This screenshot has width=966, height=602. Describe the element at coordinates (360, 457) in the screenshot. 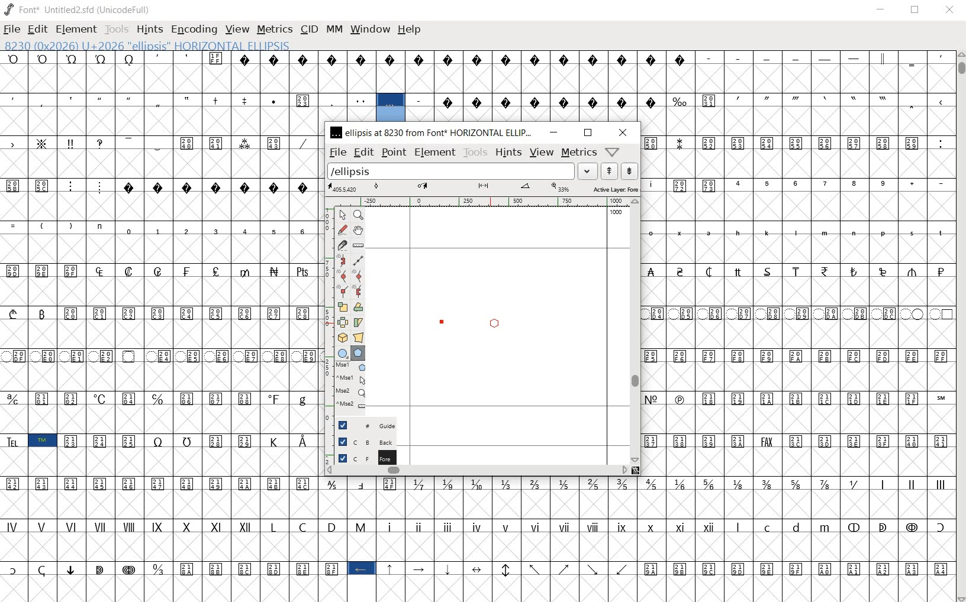

I see `foreground` at that location.